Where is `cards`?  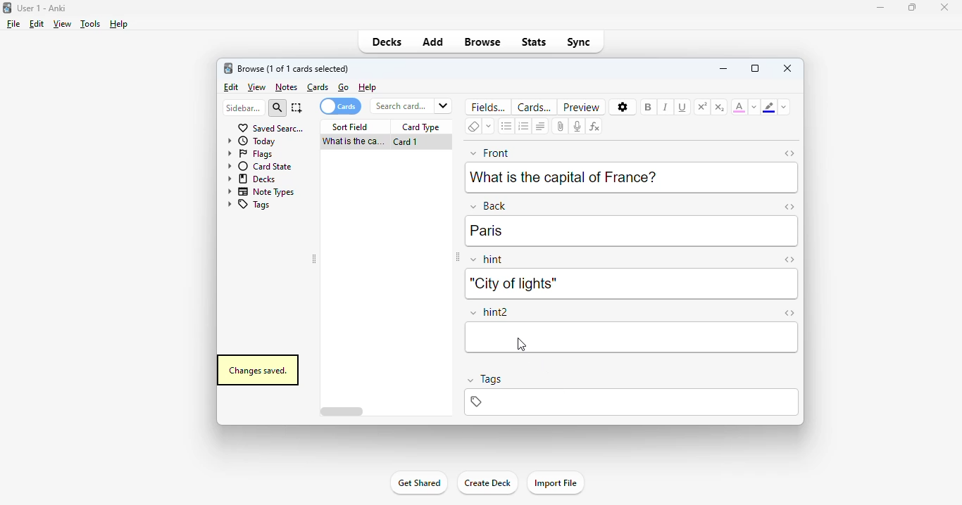 cards is located at coordinates (318, 87).